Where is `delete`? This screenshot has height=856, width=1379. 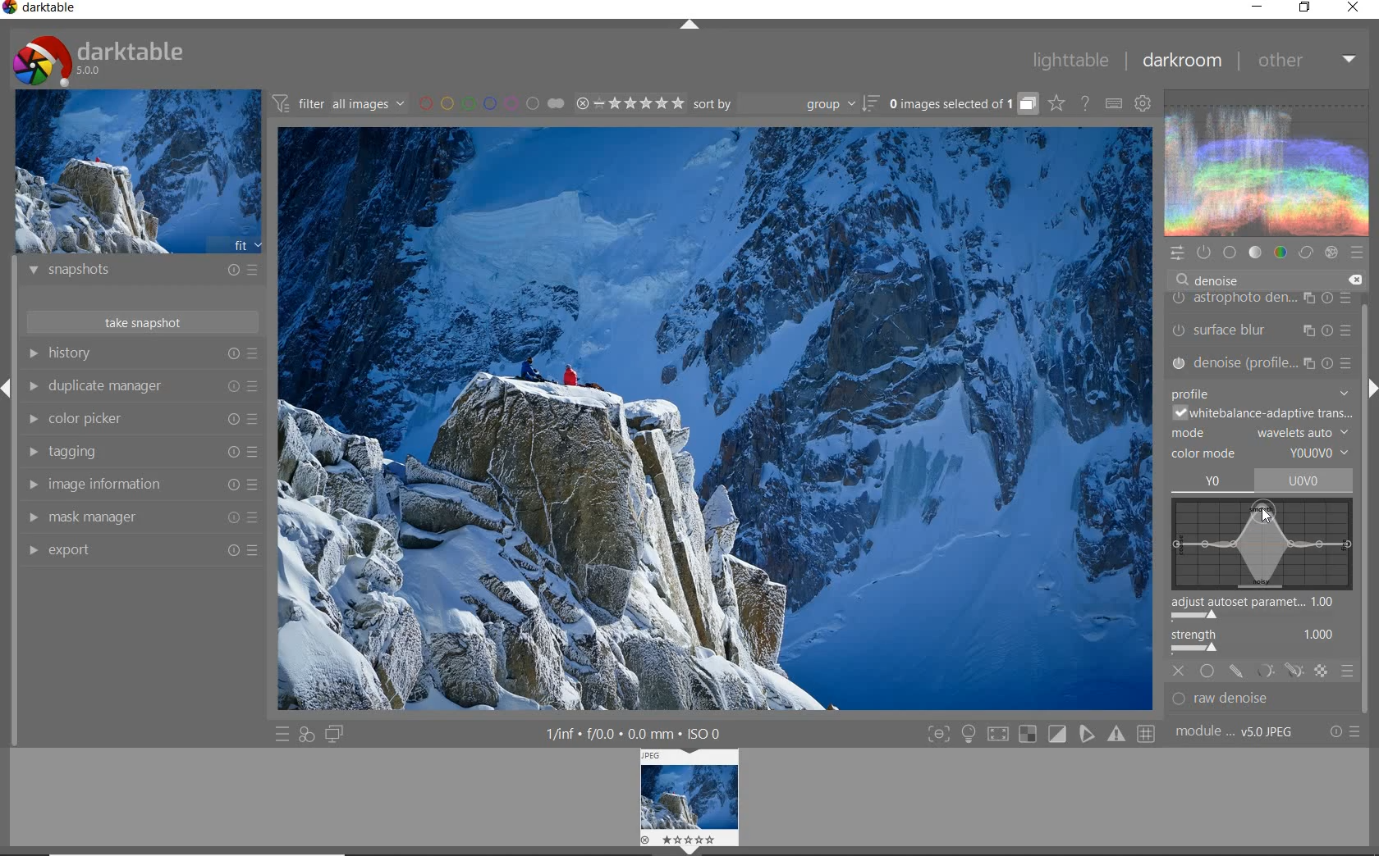
delete is located at coordinates (1354, 280).